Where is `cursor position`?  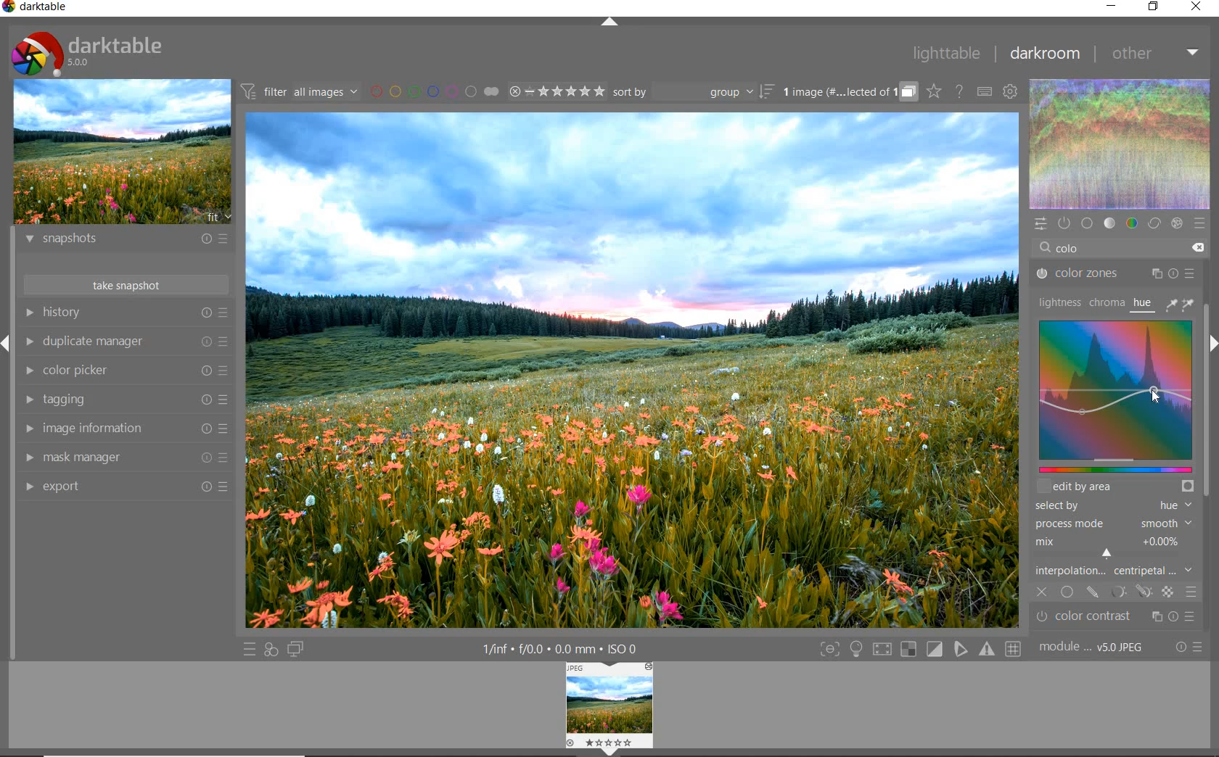
cursor position is located at coordinates (1155, 394).